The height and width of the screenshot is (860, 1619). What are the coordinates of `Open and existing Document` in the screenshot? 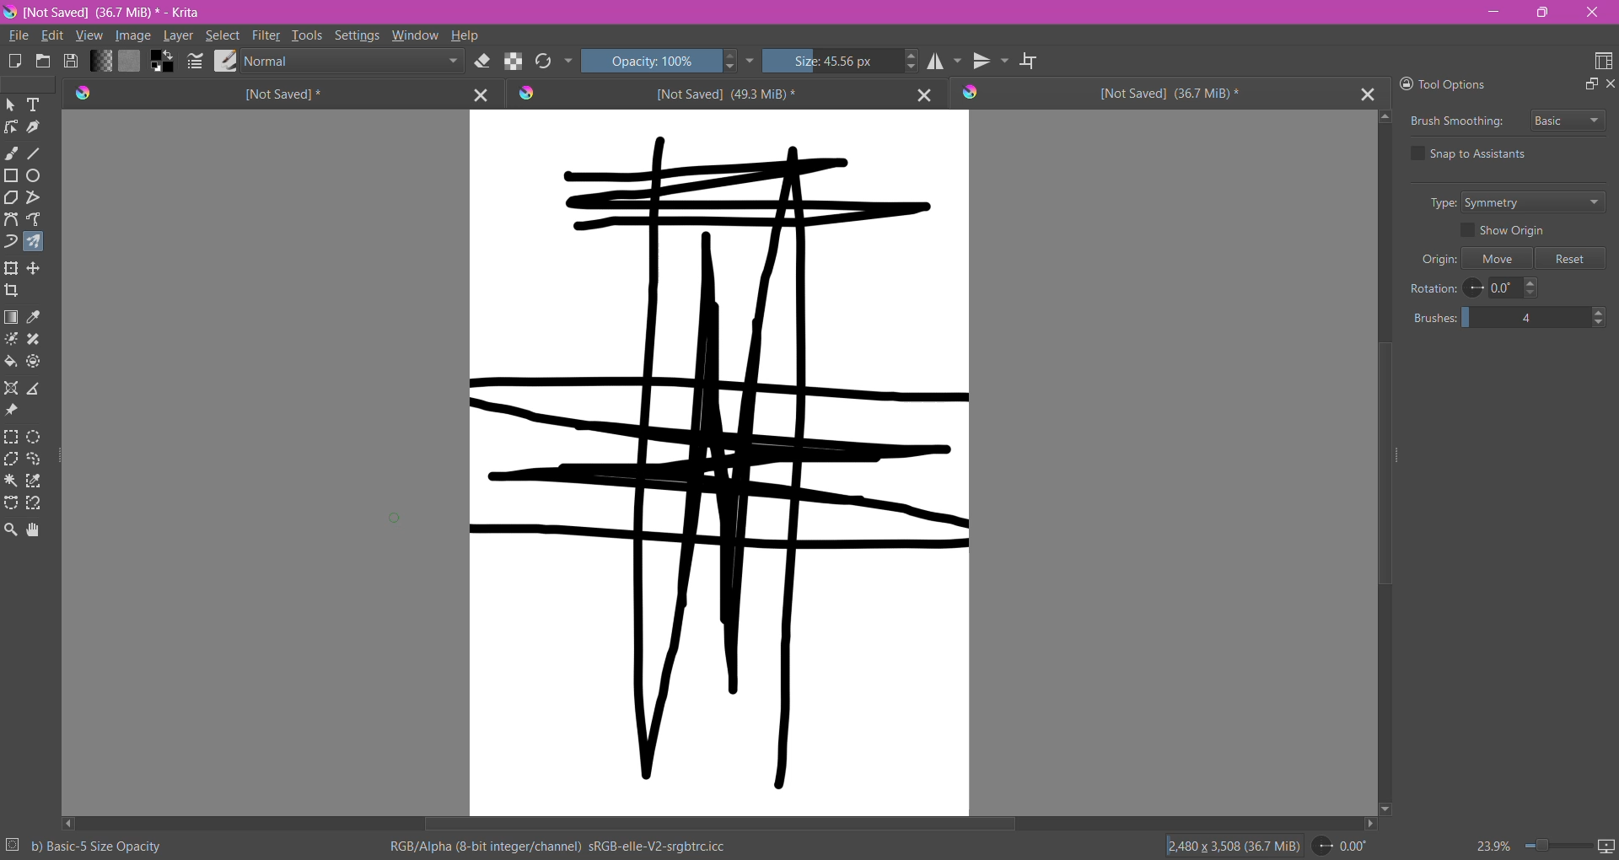 It's located at (43, 61).